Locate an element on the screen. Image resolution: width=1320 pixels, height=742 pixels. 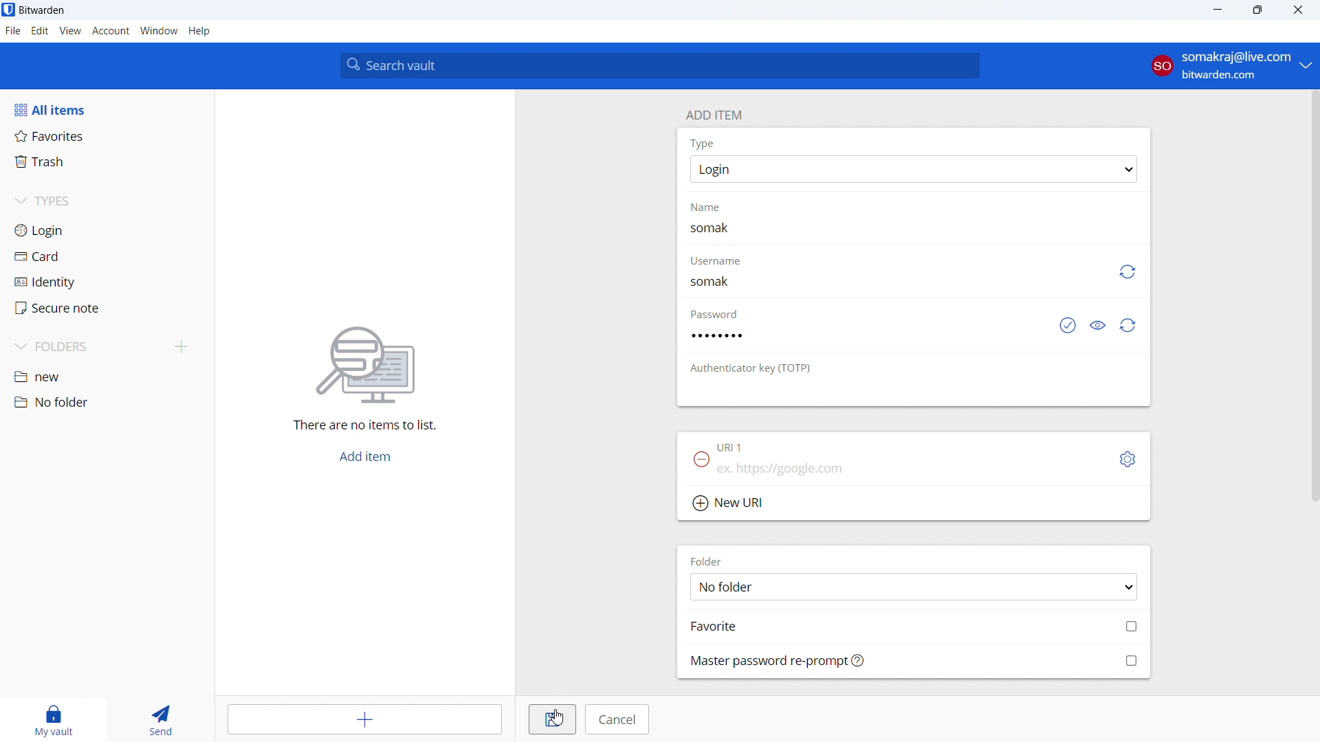
favorites is located at coordinates (107, 135).